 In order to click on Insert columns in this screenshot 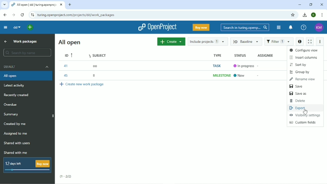, I will do `click(304, 57)`.